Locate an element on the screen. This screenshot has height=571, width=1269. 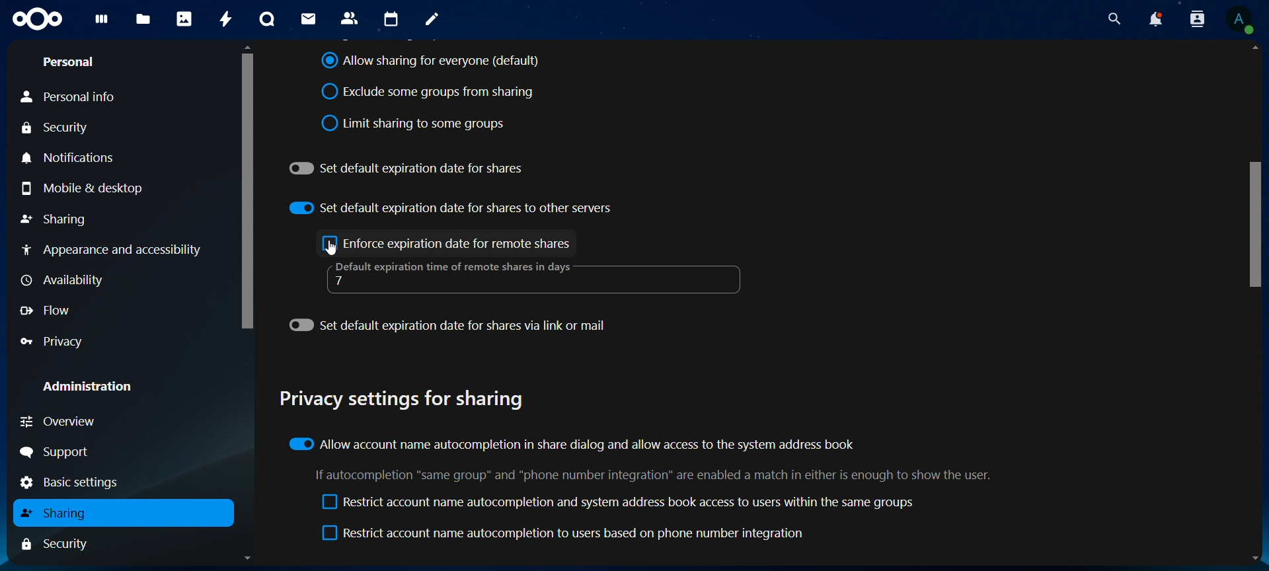
personal is located at coordinates (73, 62).